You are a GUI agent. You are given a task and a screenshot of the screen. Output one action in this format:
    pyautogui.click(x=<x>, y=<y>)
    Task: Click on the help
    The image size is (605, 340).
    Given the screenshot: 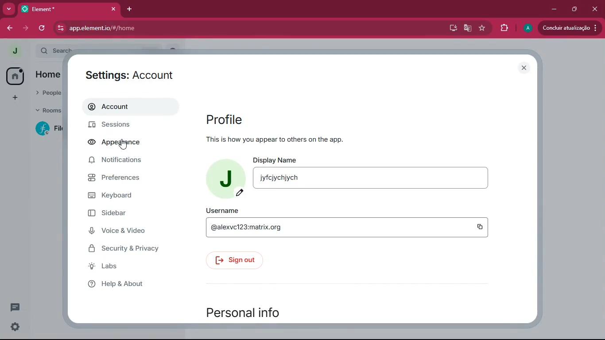 What is the action you would take?
    pyautogui.click(x=130, y=284)
    